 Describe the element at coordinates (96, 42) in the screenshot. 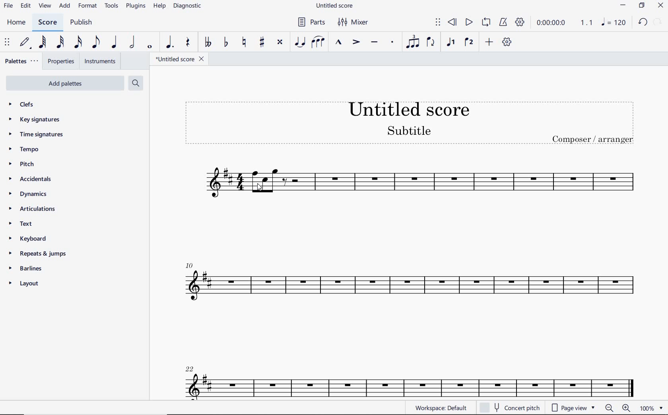

I see `EIGHTH NOTE` at that location.